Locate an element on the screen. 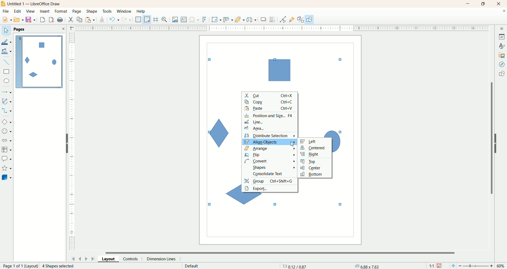 This screenshot has height=269, width=507. curves and polygon is located at coordinates (7, 101).